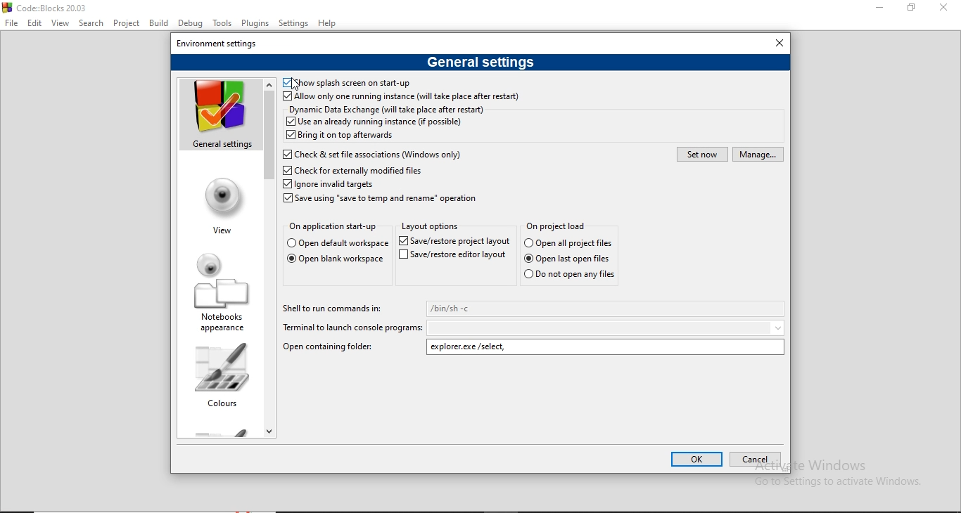 The image size is (961, 513). Describe the element at coordinates (569, 258) in the screenshot. I see `Open last open files` at that location.